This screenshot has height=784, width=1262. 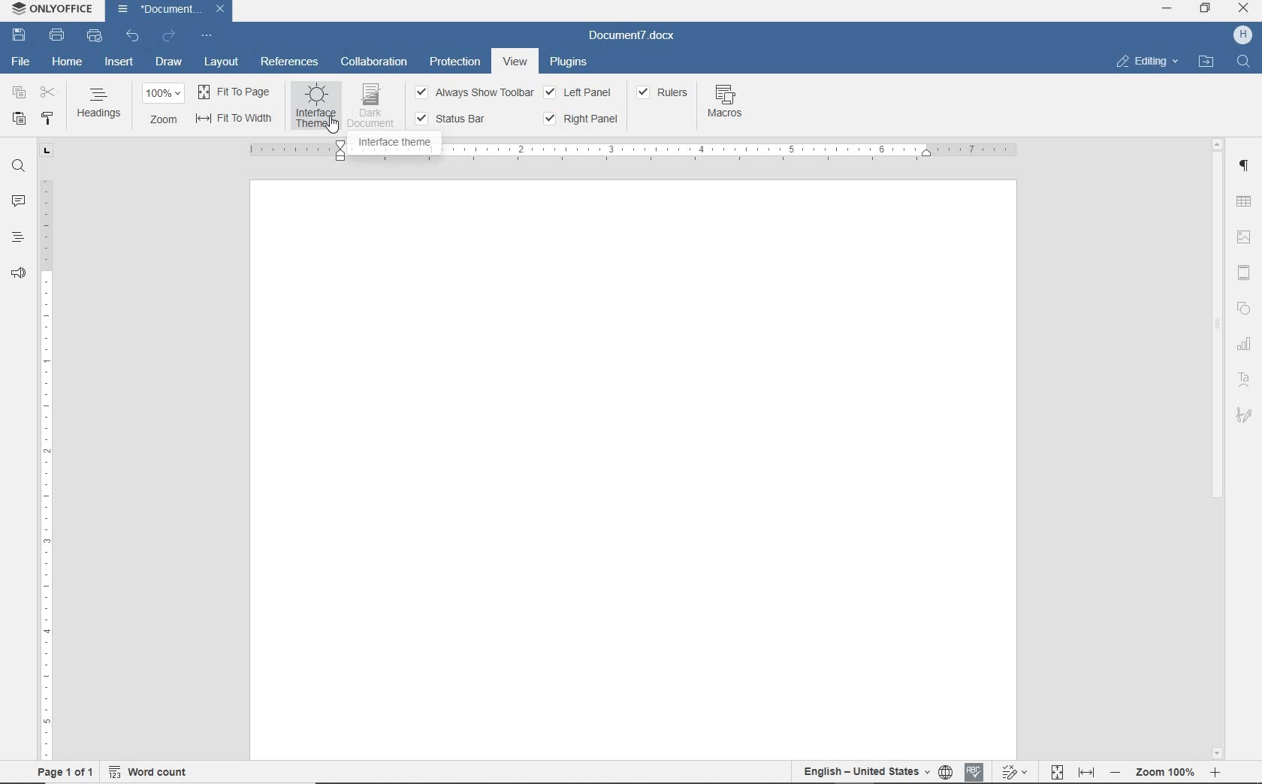 I want to click on COPY STYLE, so click(x=49, y=119).